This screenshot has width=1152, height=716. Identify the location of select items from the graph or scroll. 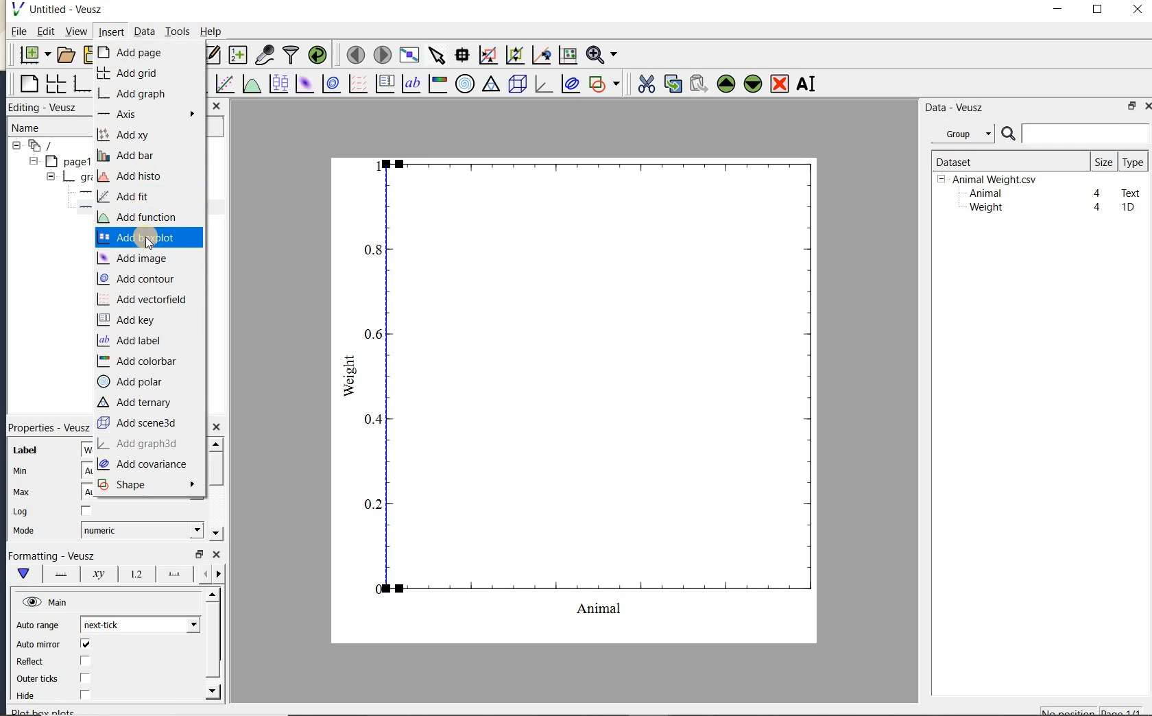
(437, 56).